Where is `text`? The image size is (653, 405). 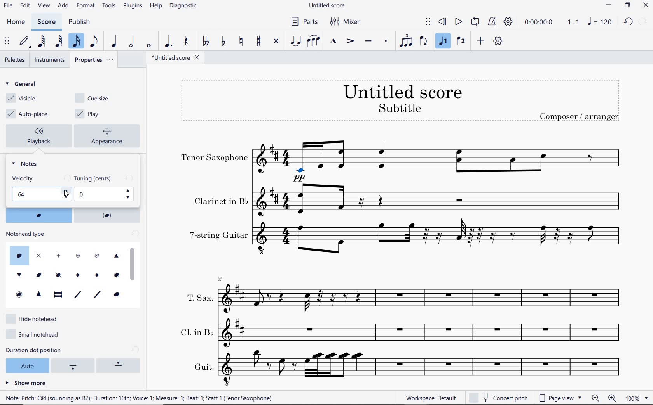 text is located at coordinates (203, 367).